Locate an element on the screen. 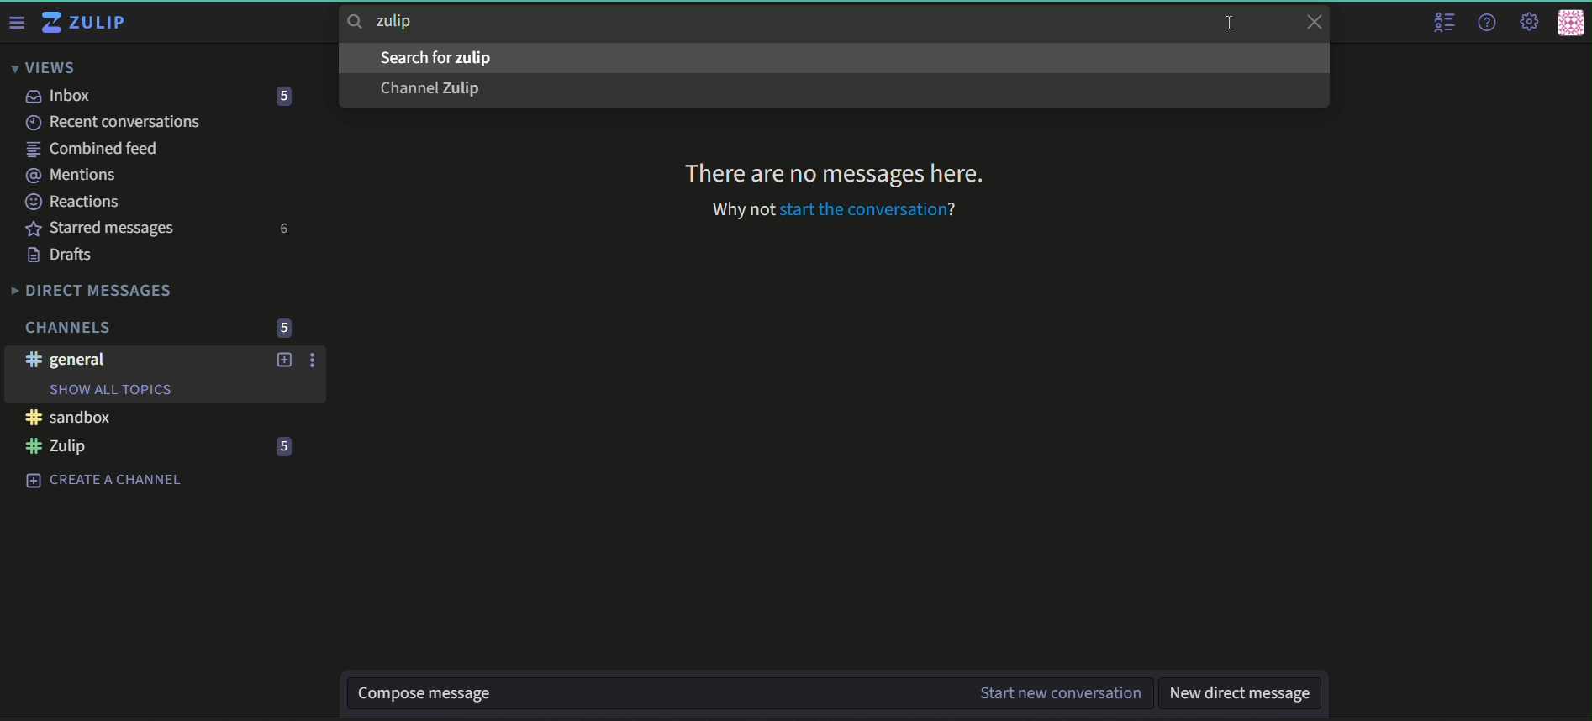  text is located at coordinates (842, 217).